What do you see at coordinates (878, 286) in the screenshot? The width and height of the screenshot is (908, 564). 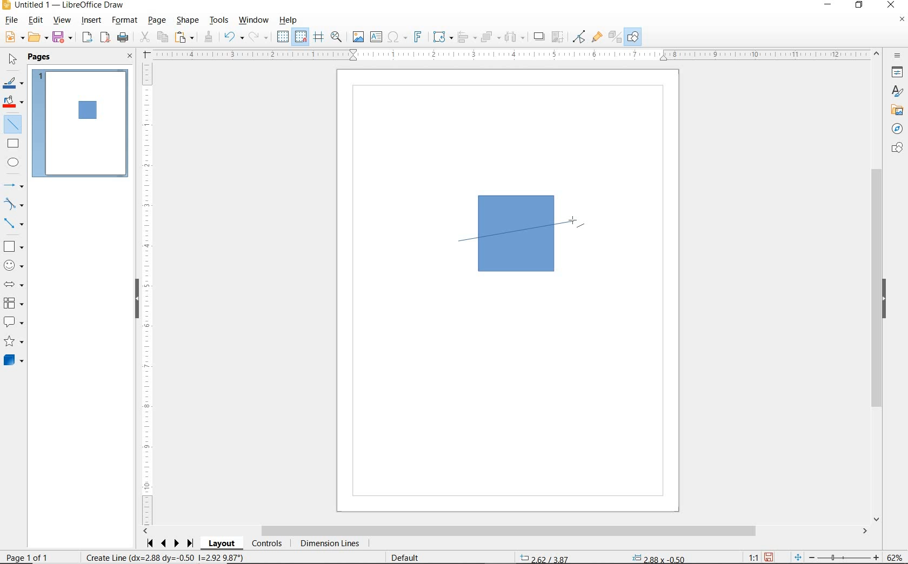 I see `SCROLLBAR` at bounding box center [878, 286].